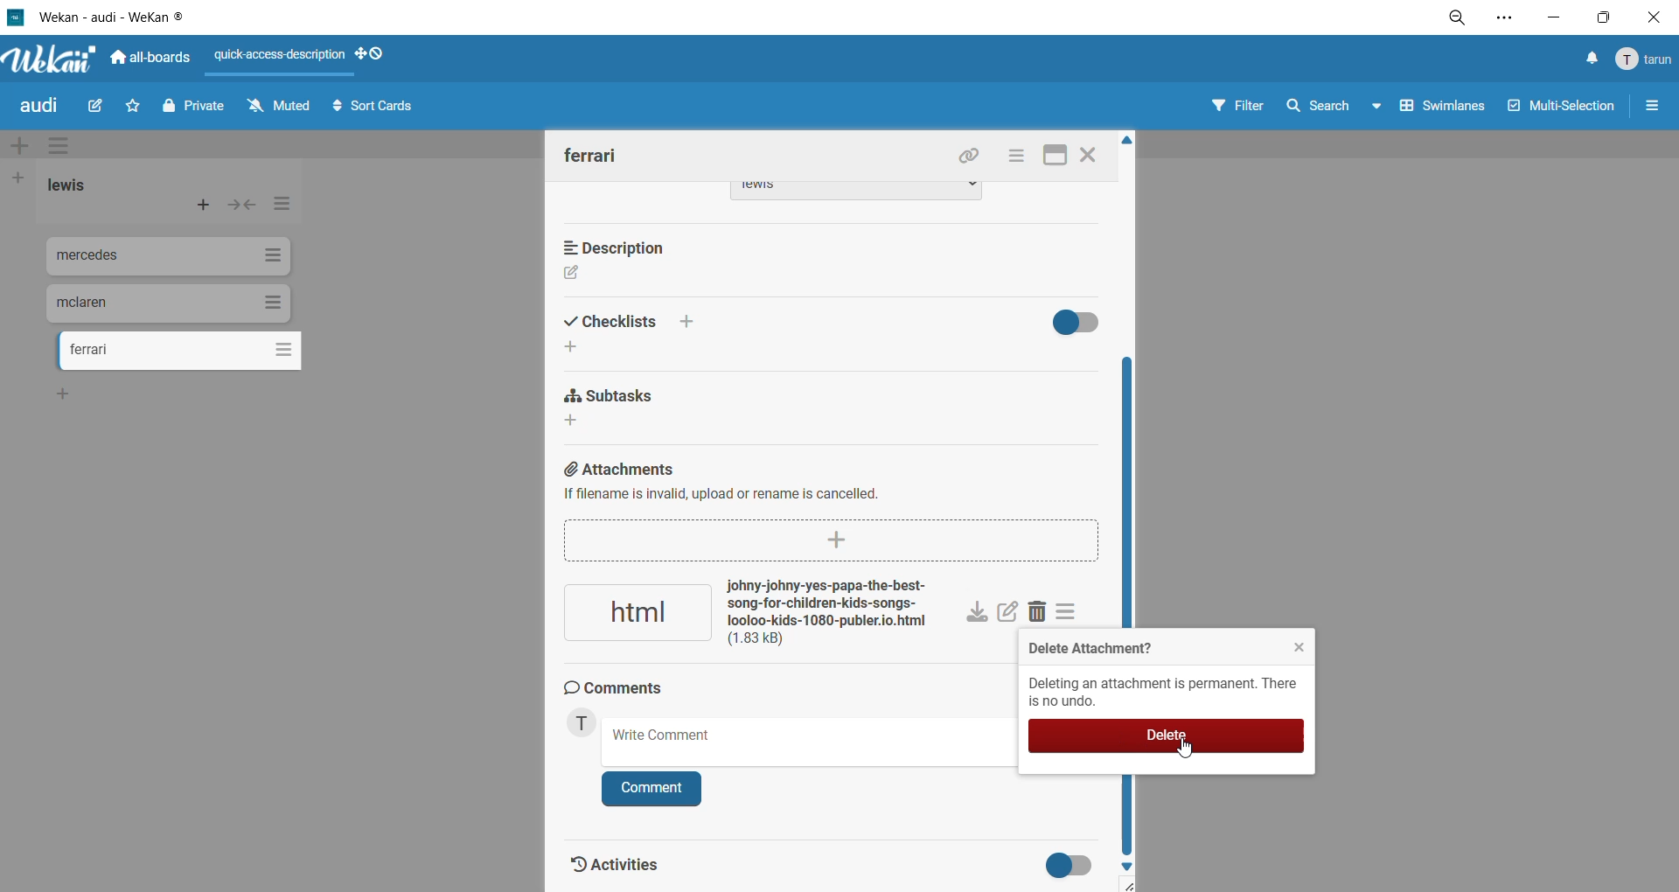  I want to click on sort cards, so click(381, 109).